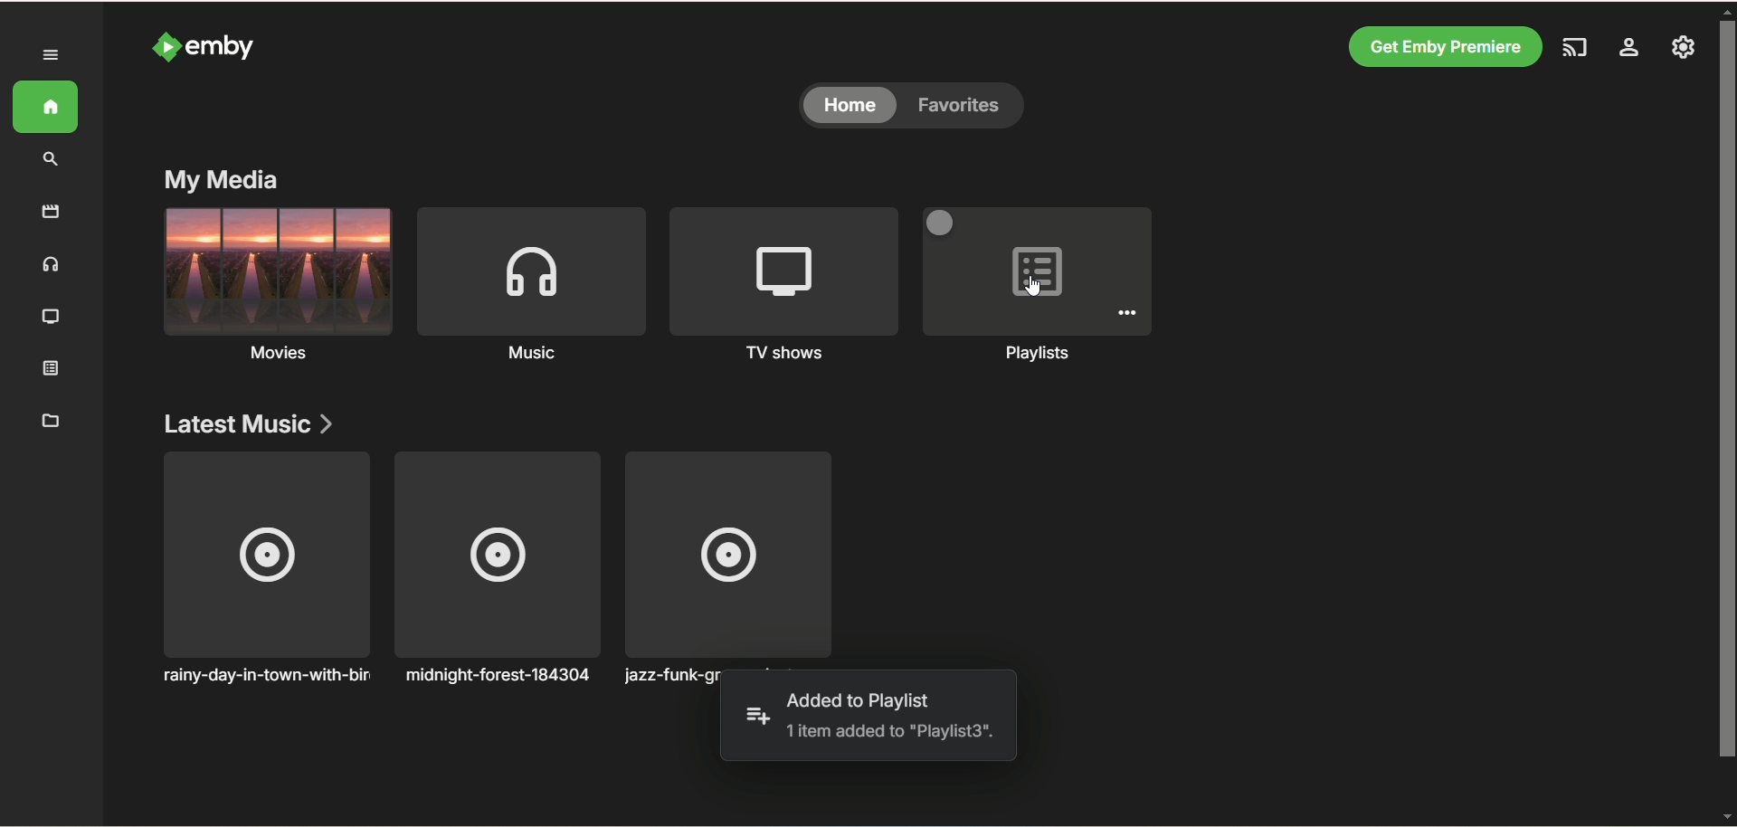 The width and height of the screenshot is (1737, 827). What do you see at coordinates (1628, 50) in the screenshot?
I see `settings` at bounding box center [1628, 50].